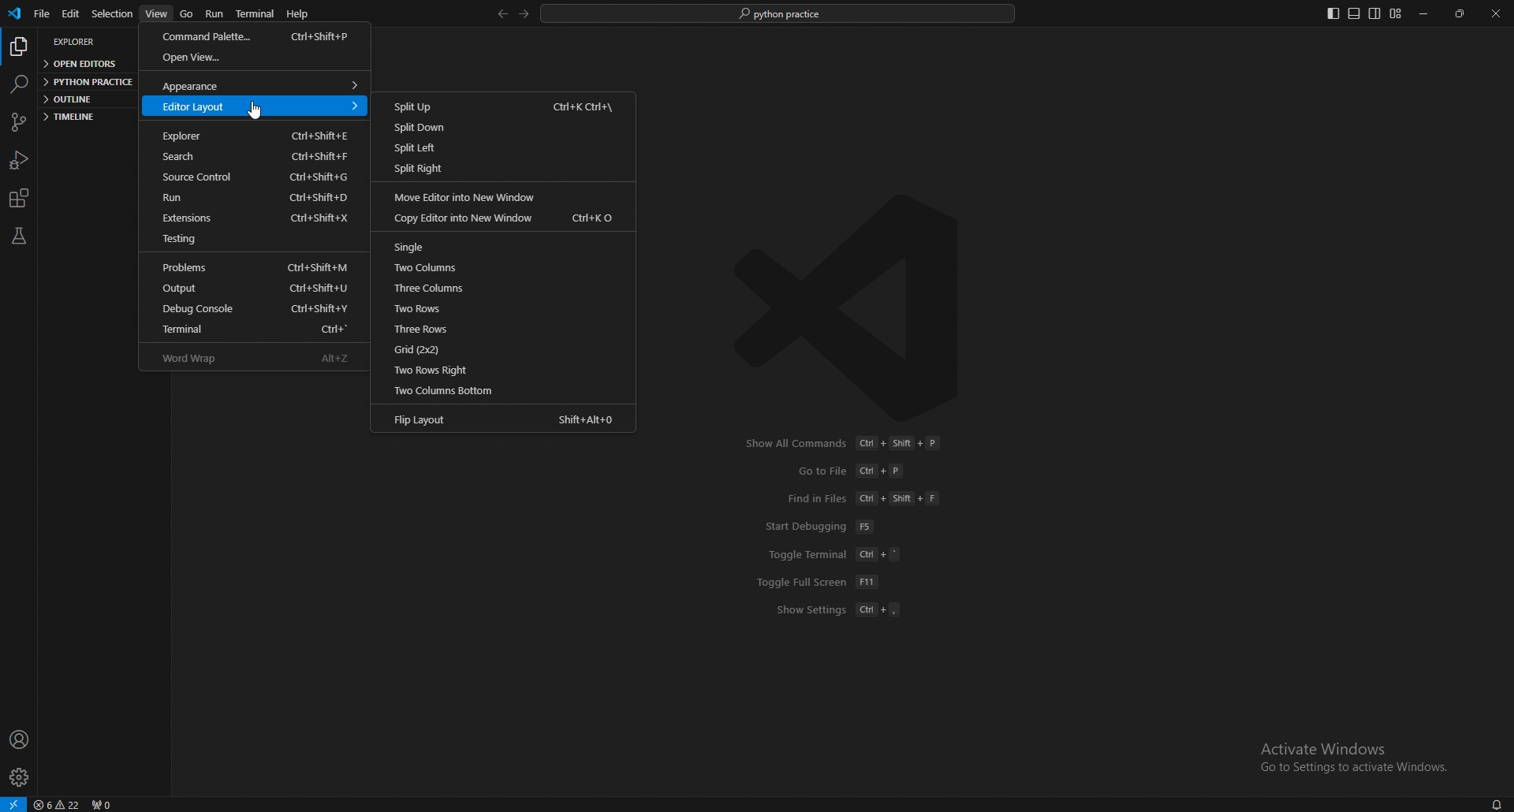 The width and height of the screenshot is (1514, 812). I want to click on run ctrl+shift+d, so click(250, 198).